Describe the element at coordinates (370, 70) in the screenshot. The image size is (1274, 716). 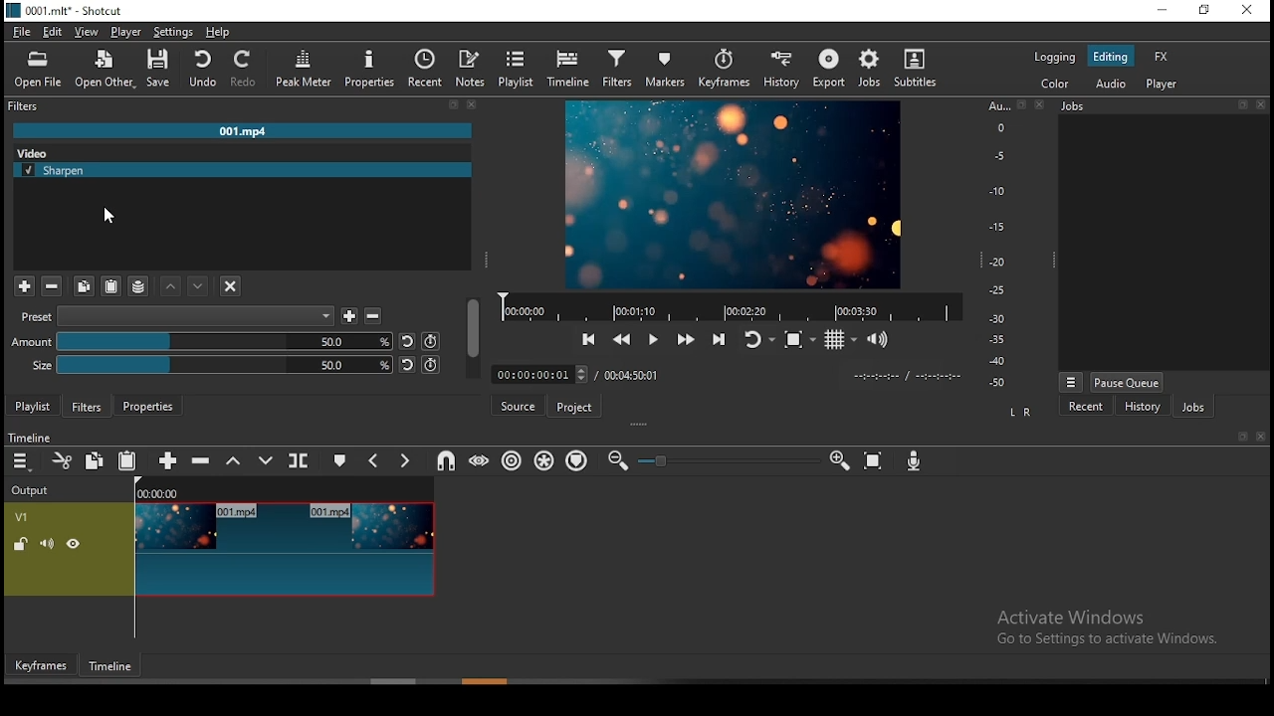
I see `properties` at that location.